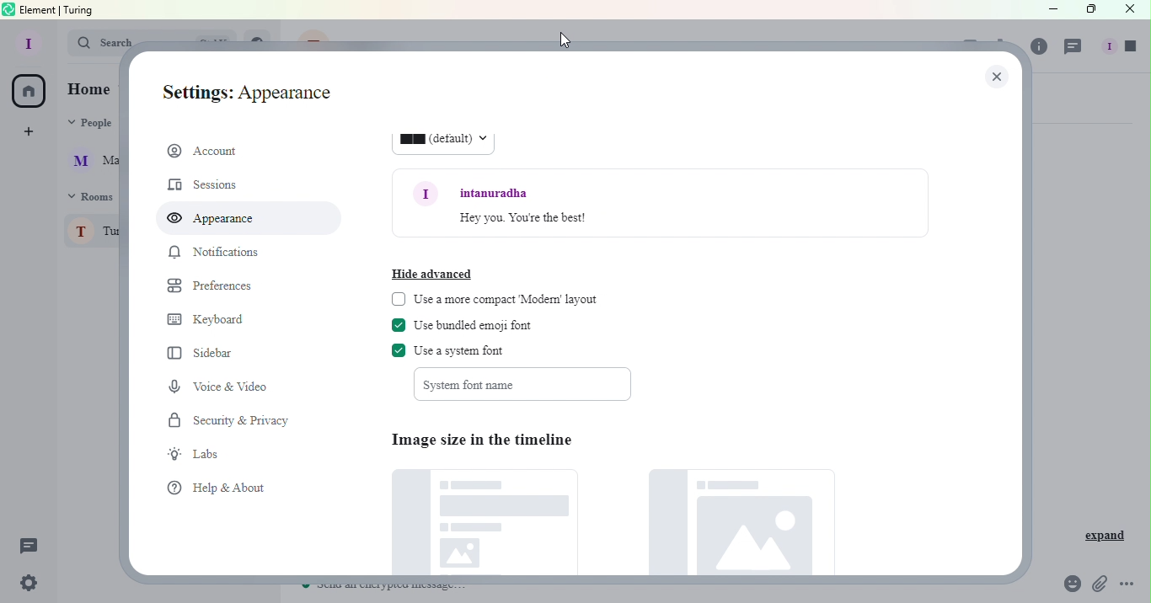  What do you see at coordinates (29, 543) in the screenshot?
I see `Threads` at bounding box center [29, 543].